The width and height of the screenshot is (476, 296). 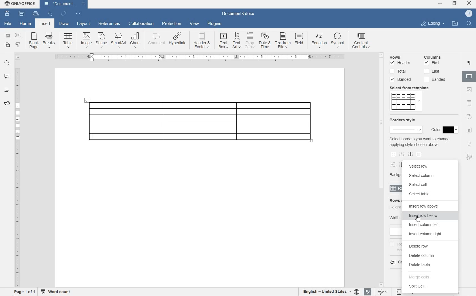 I want to click on template, so click(x=405, y=102).